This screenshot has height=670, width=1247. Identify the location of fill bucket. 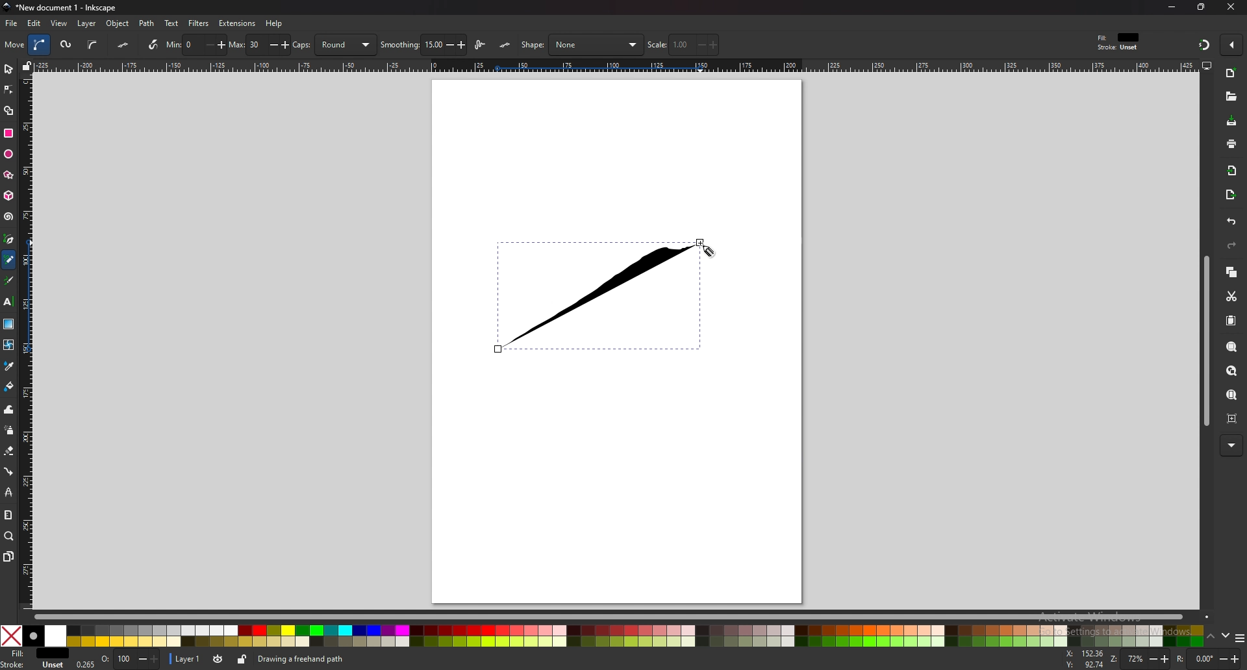
(8, 386).